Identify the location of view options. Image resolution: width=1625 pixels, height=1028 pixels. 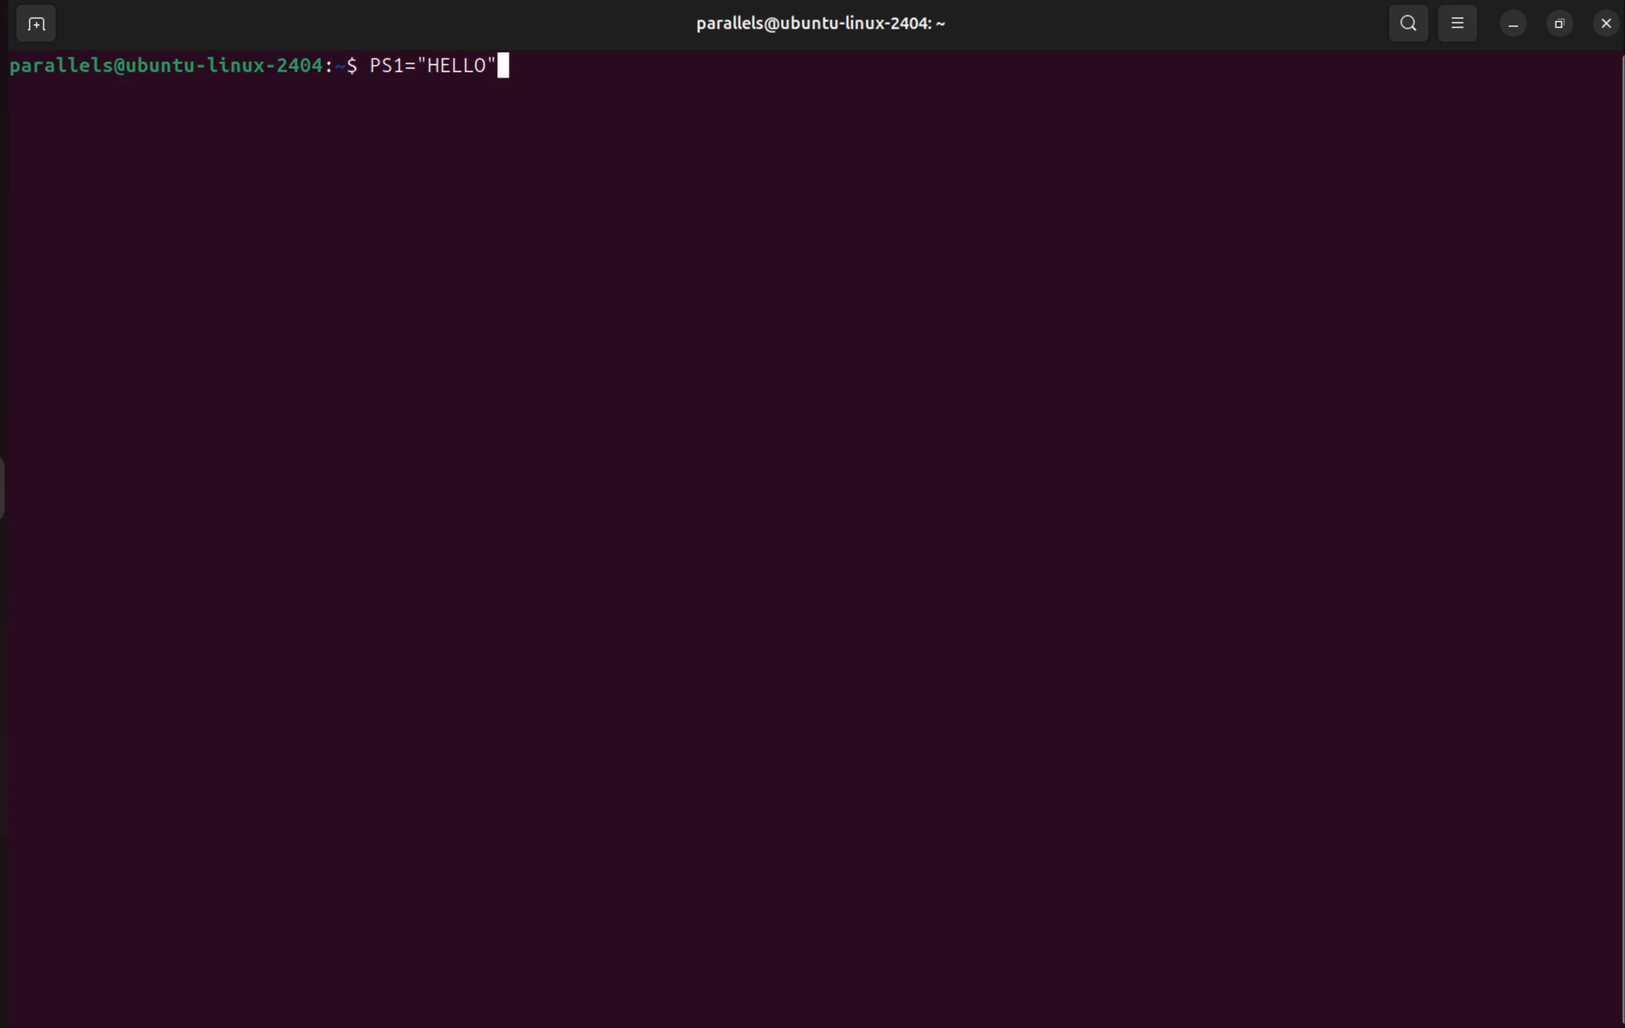
(1459, 22).